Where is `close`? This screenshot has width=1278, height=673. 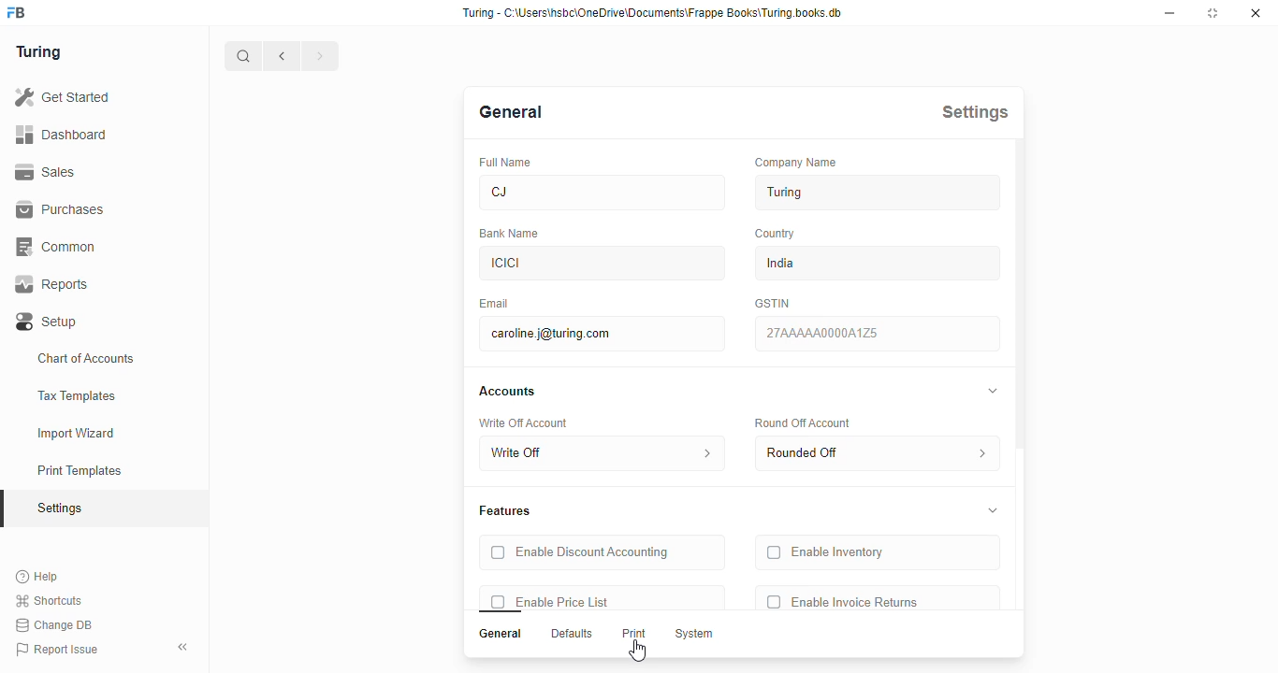 close is located at coordinates (1256, 13).